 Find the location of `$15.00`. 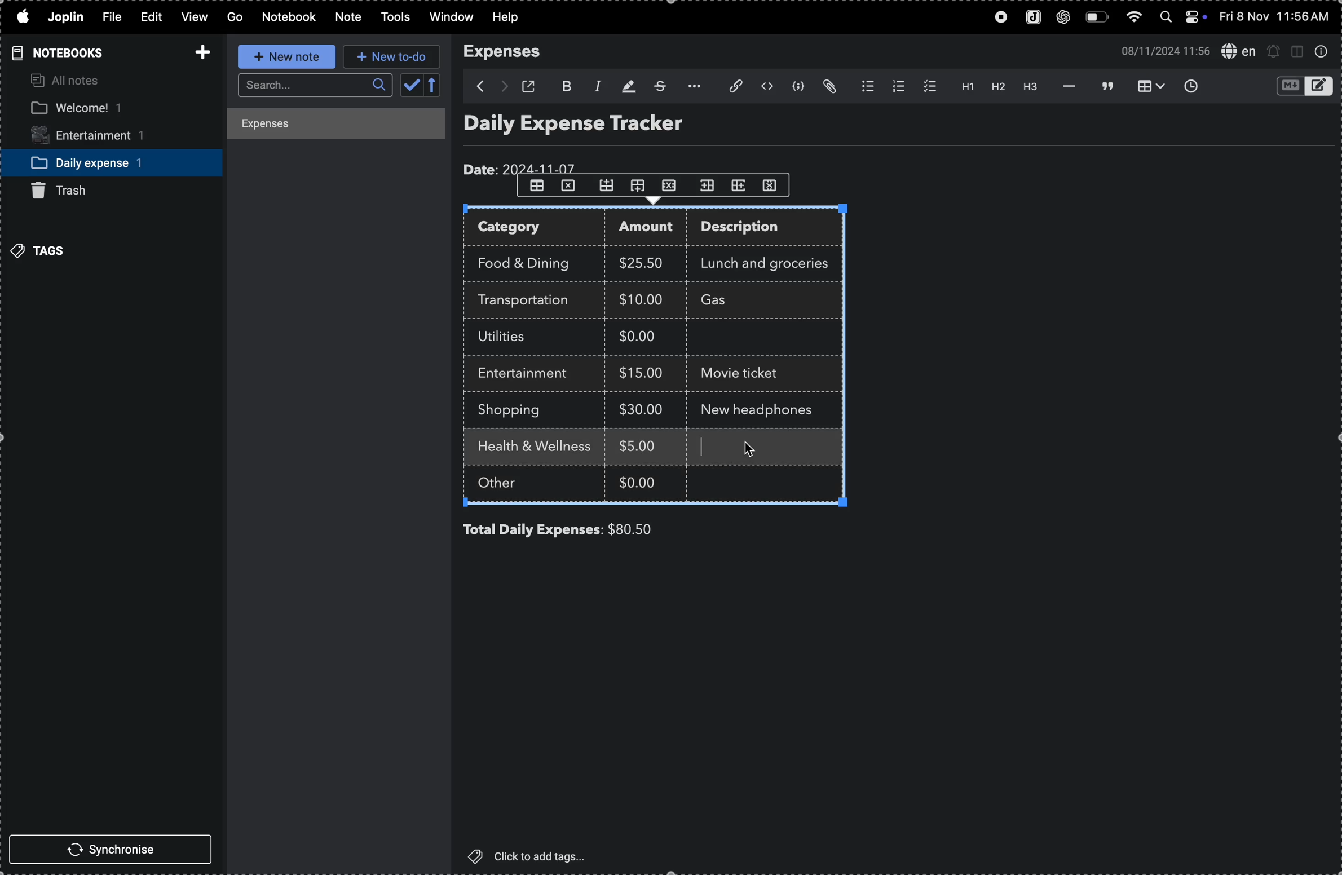

$15.00 is located at coordinates (642, 372).